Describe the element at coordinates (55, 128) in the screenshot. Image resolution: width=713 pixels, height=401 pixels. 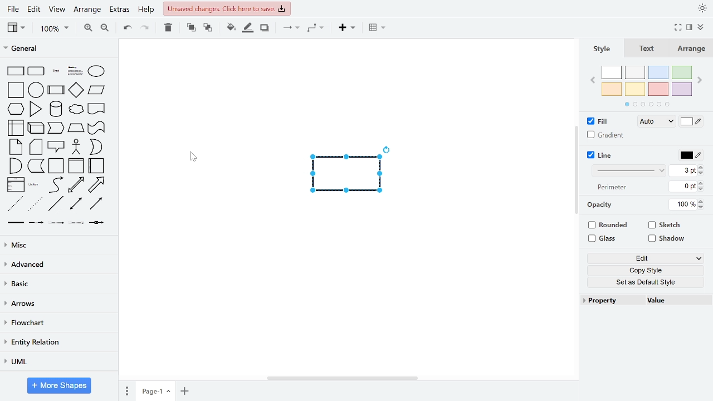
I see `general shapes` at that location.